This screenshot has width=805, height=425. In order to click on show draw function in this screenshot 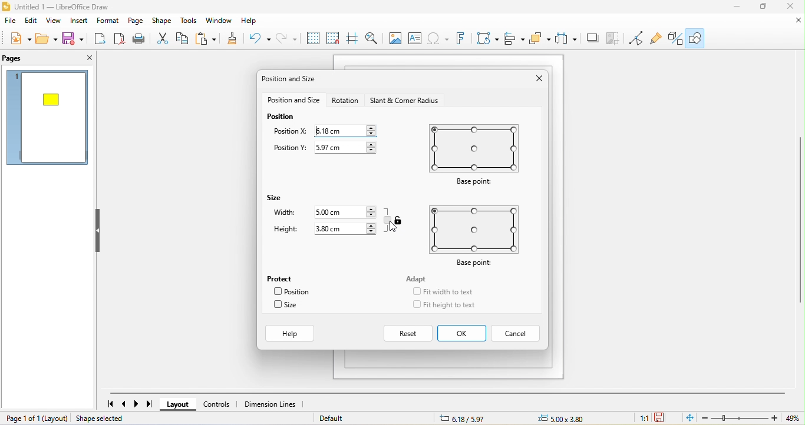, I will do `click(697, 39)`.